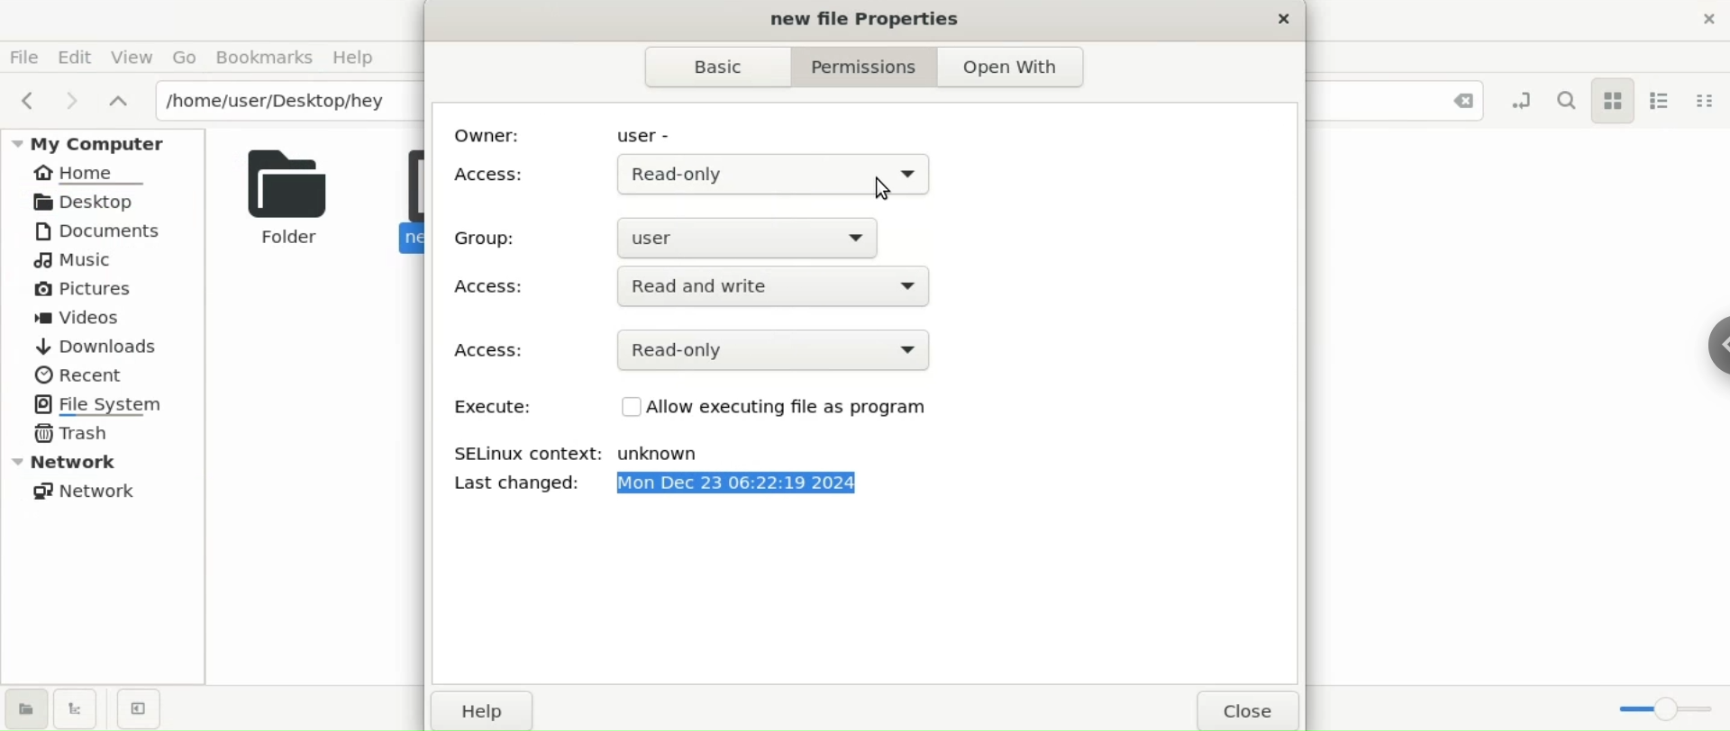 The image size is (1730, 731). What do you see at coordinates (1453, 101) in the screenshot?
I see `close` at bounding box center [1453, 101].